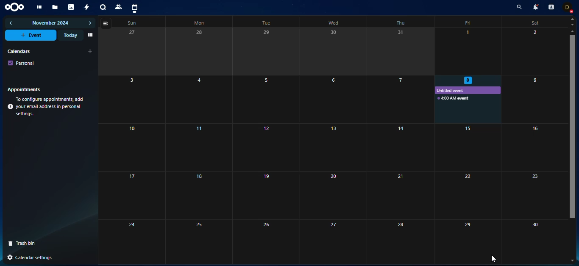 This screenshot has width=579, height=266. Describe the element at coordinates (264, 52) in the screenshot. I see `29` at that location.